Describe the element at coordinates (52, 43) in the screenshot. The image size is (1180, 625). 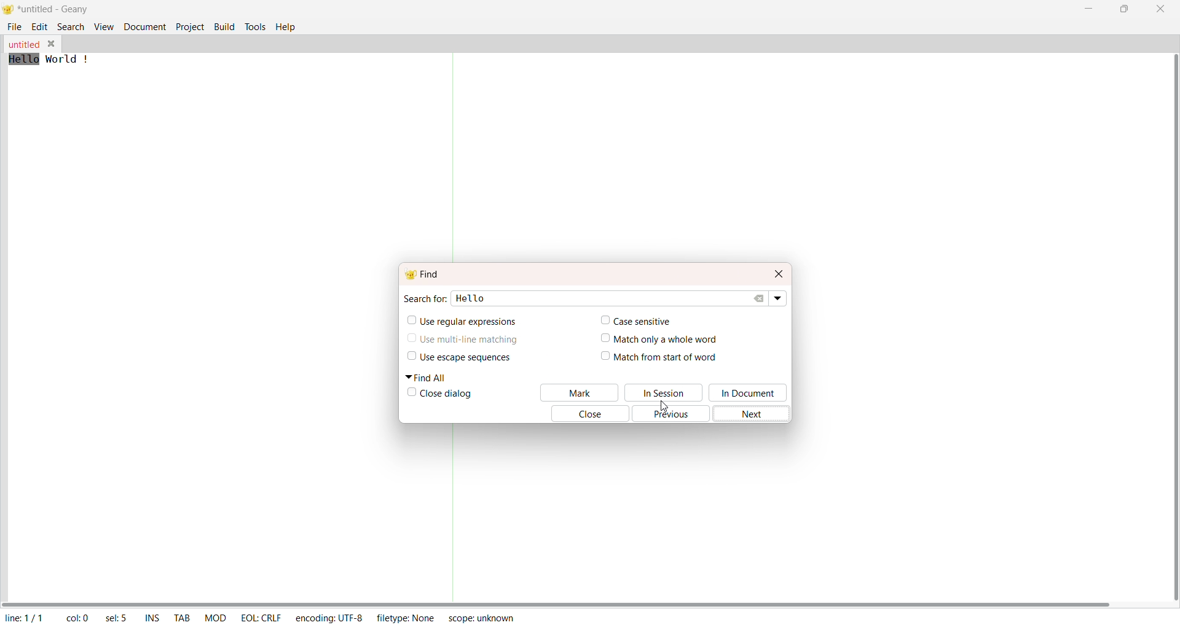
I see `Close File` at that location.